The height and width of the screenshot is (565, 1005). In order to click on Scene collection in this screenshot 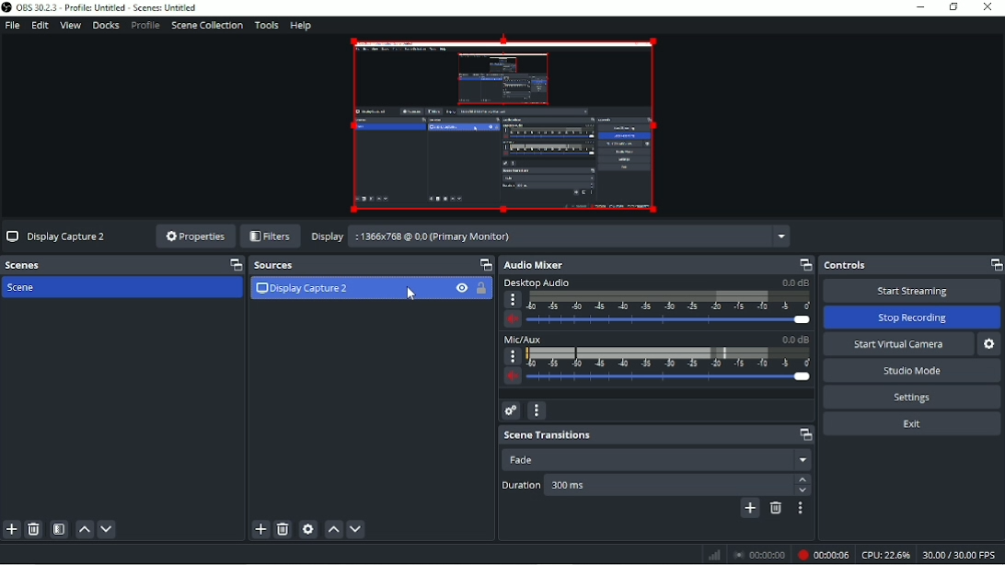, I will do `click(206, 26)`.